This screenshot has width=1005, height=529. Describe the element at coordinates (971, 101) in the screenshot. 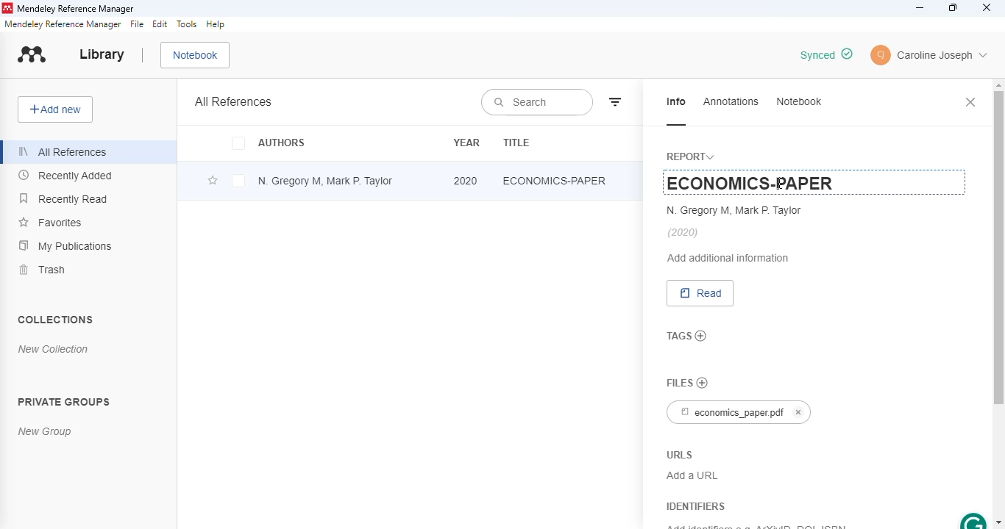

I see `close` at that location.